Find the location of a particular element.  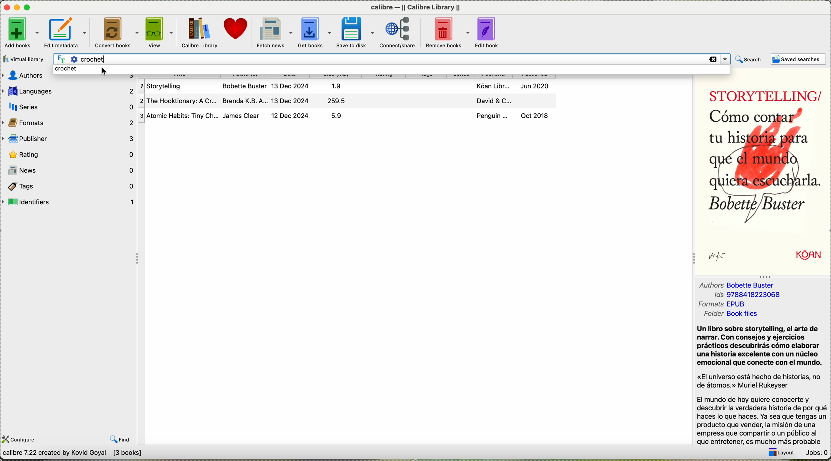

edit metadata is located at coordinates (66, 32).